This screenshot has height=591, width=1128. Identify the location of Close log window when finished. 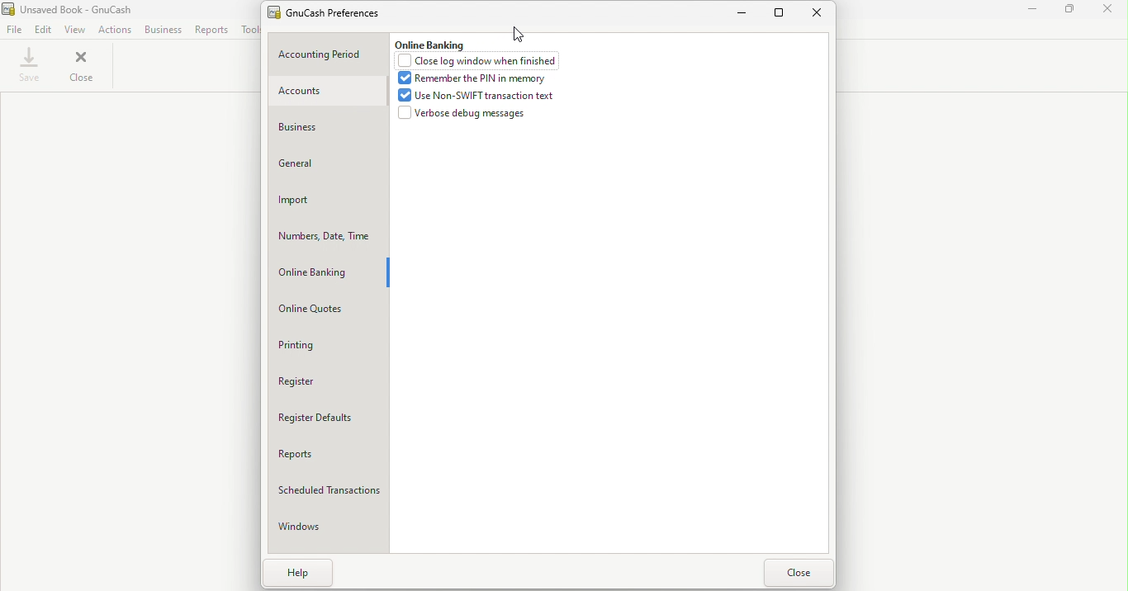
(481, 61).